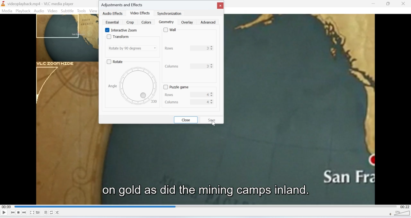 Image resolution: width=411 pixels, height=218 pixels. I want to click on Seek forward, so click(24, 213).